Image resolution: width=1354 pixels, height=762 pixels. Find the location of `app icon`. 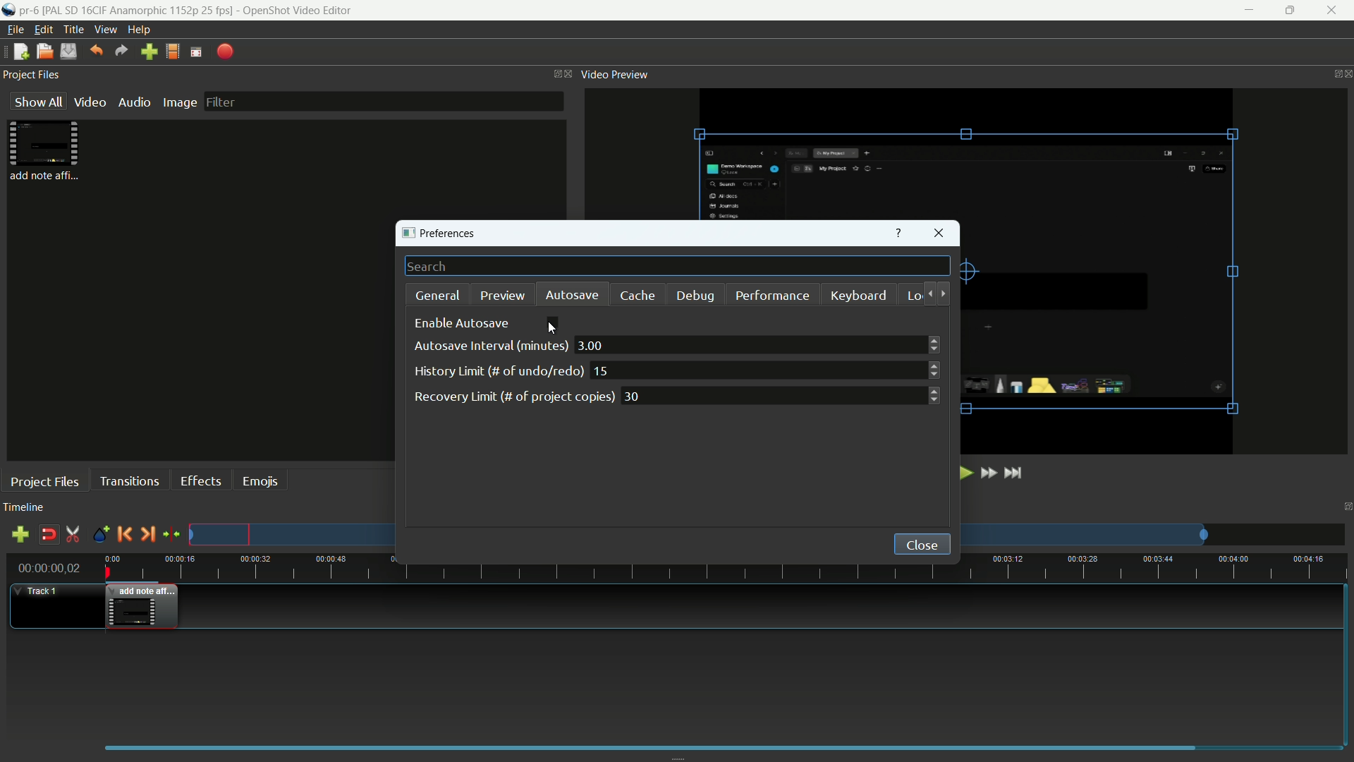

app icon is located at coordinates (8, 11).